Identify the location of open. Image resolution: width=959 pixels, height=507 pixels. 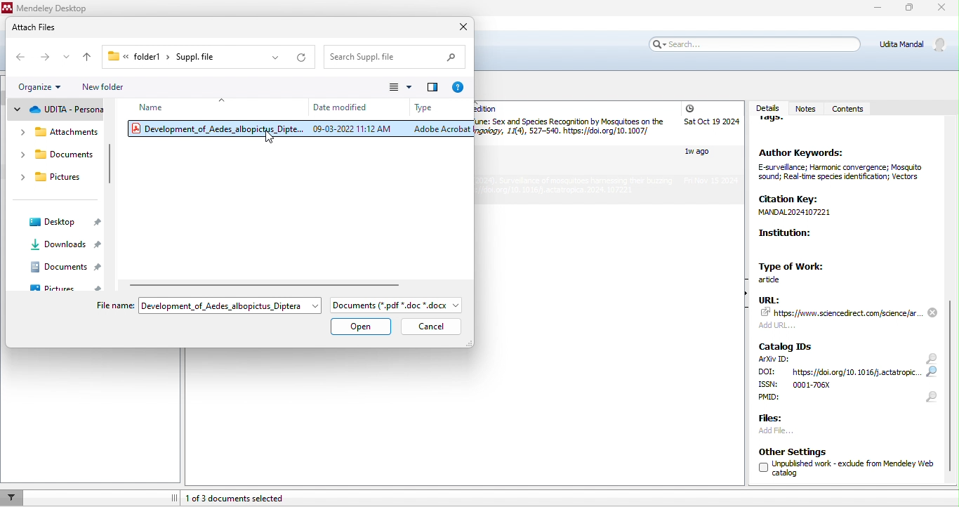
(362, 327).